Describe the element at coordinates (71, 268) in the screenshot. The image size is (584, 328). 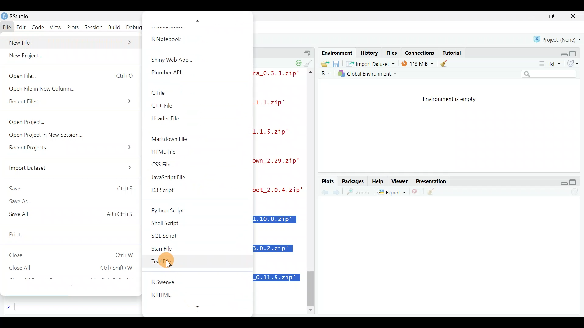
I see `Close All Ctrl+Shift+W` at that location.